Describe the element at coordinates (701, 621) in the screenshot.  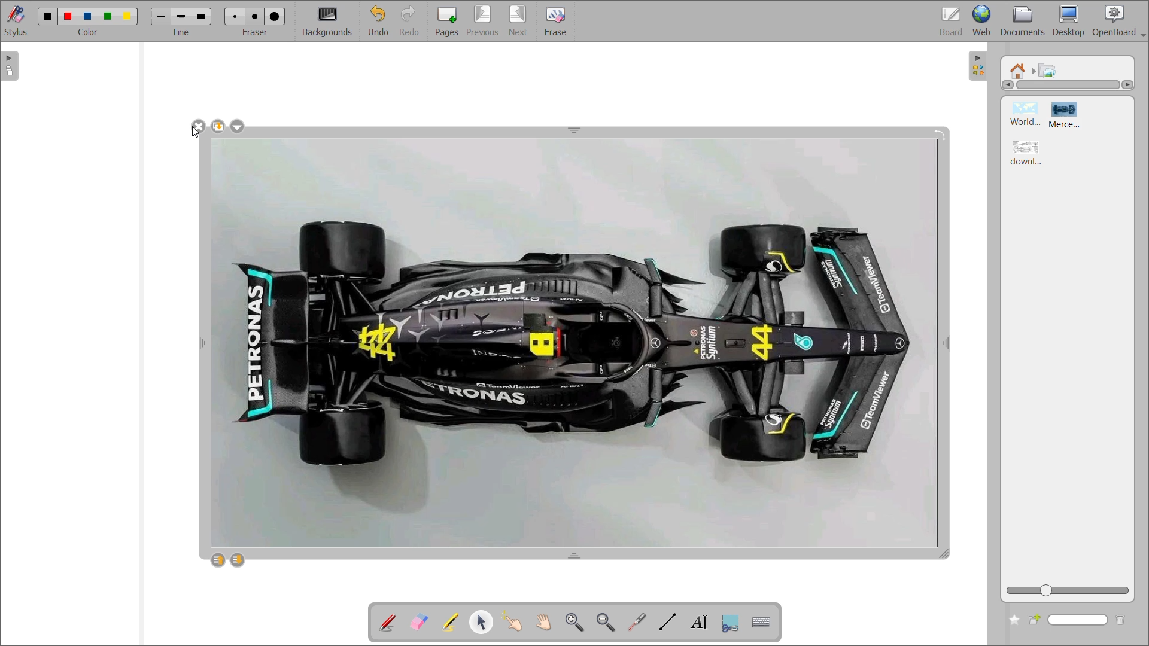
I see `write text` at that location.